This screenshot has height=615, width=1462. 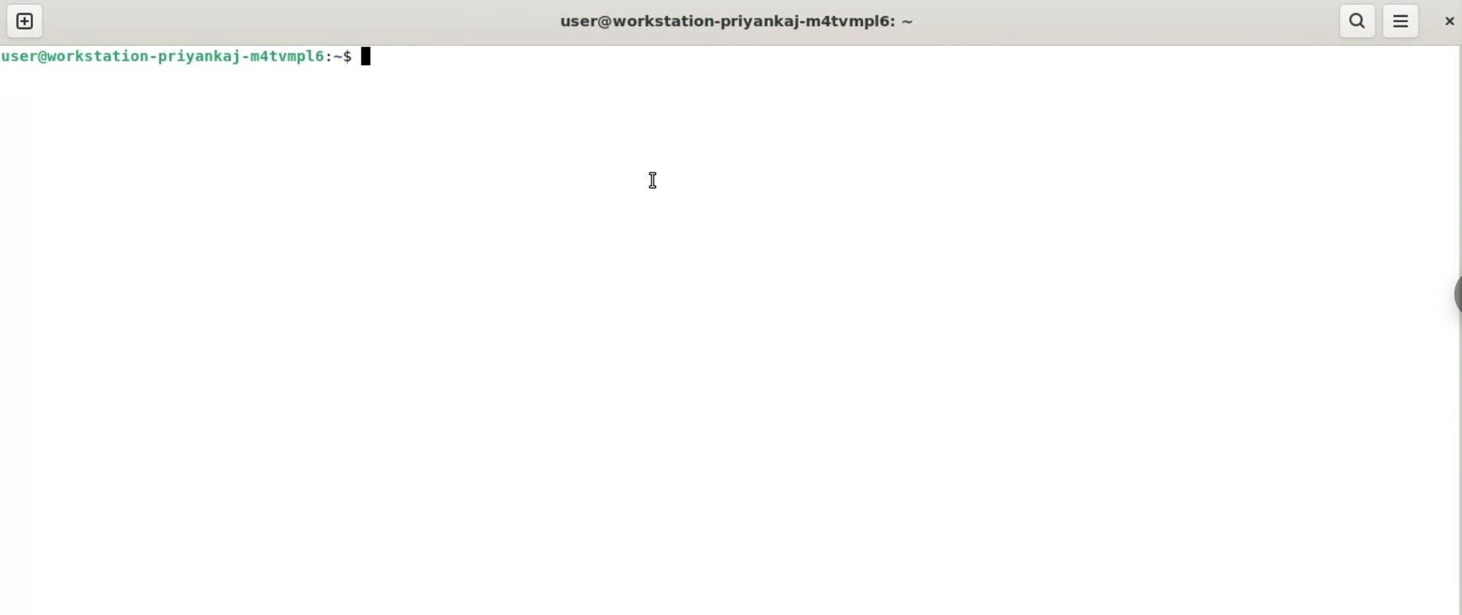 What do you see at coordinates (1444, 22) in the screenshot?
I see `close` at bounding box center [1444, 22].